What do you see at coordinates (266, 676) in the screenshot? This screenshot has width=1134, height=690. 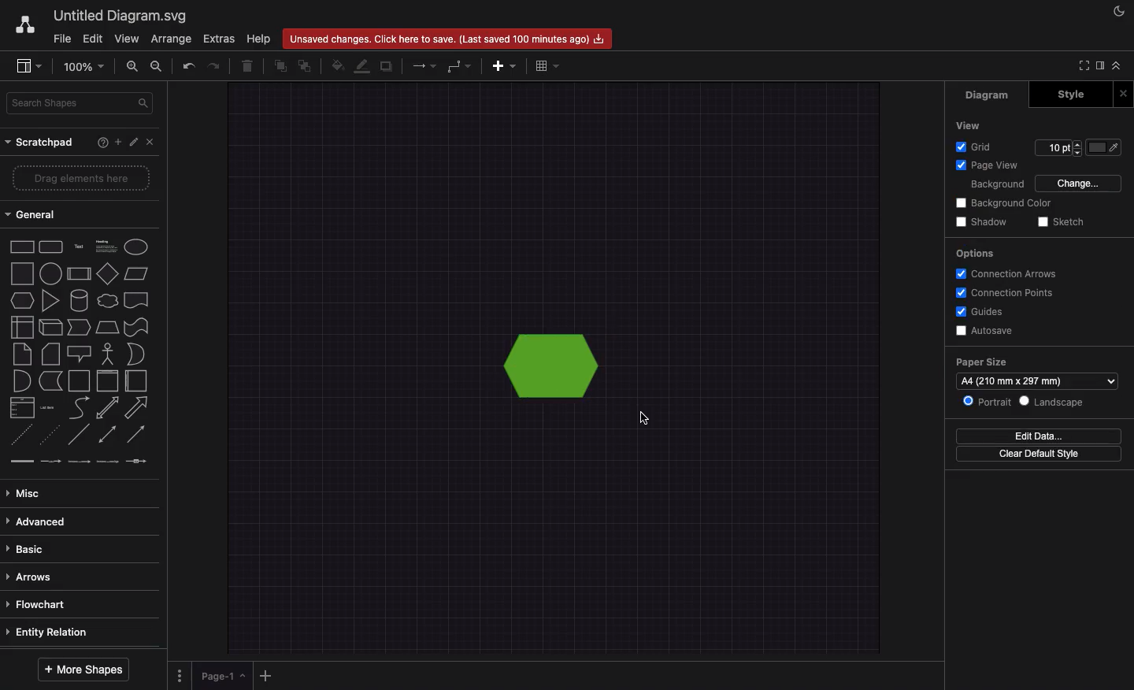 I see `Add` at bounding box center [266, 676].